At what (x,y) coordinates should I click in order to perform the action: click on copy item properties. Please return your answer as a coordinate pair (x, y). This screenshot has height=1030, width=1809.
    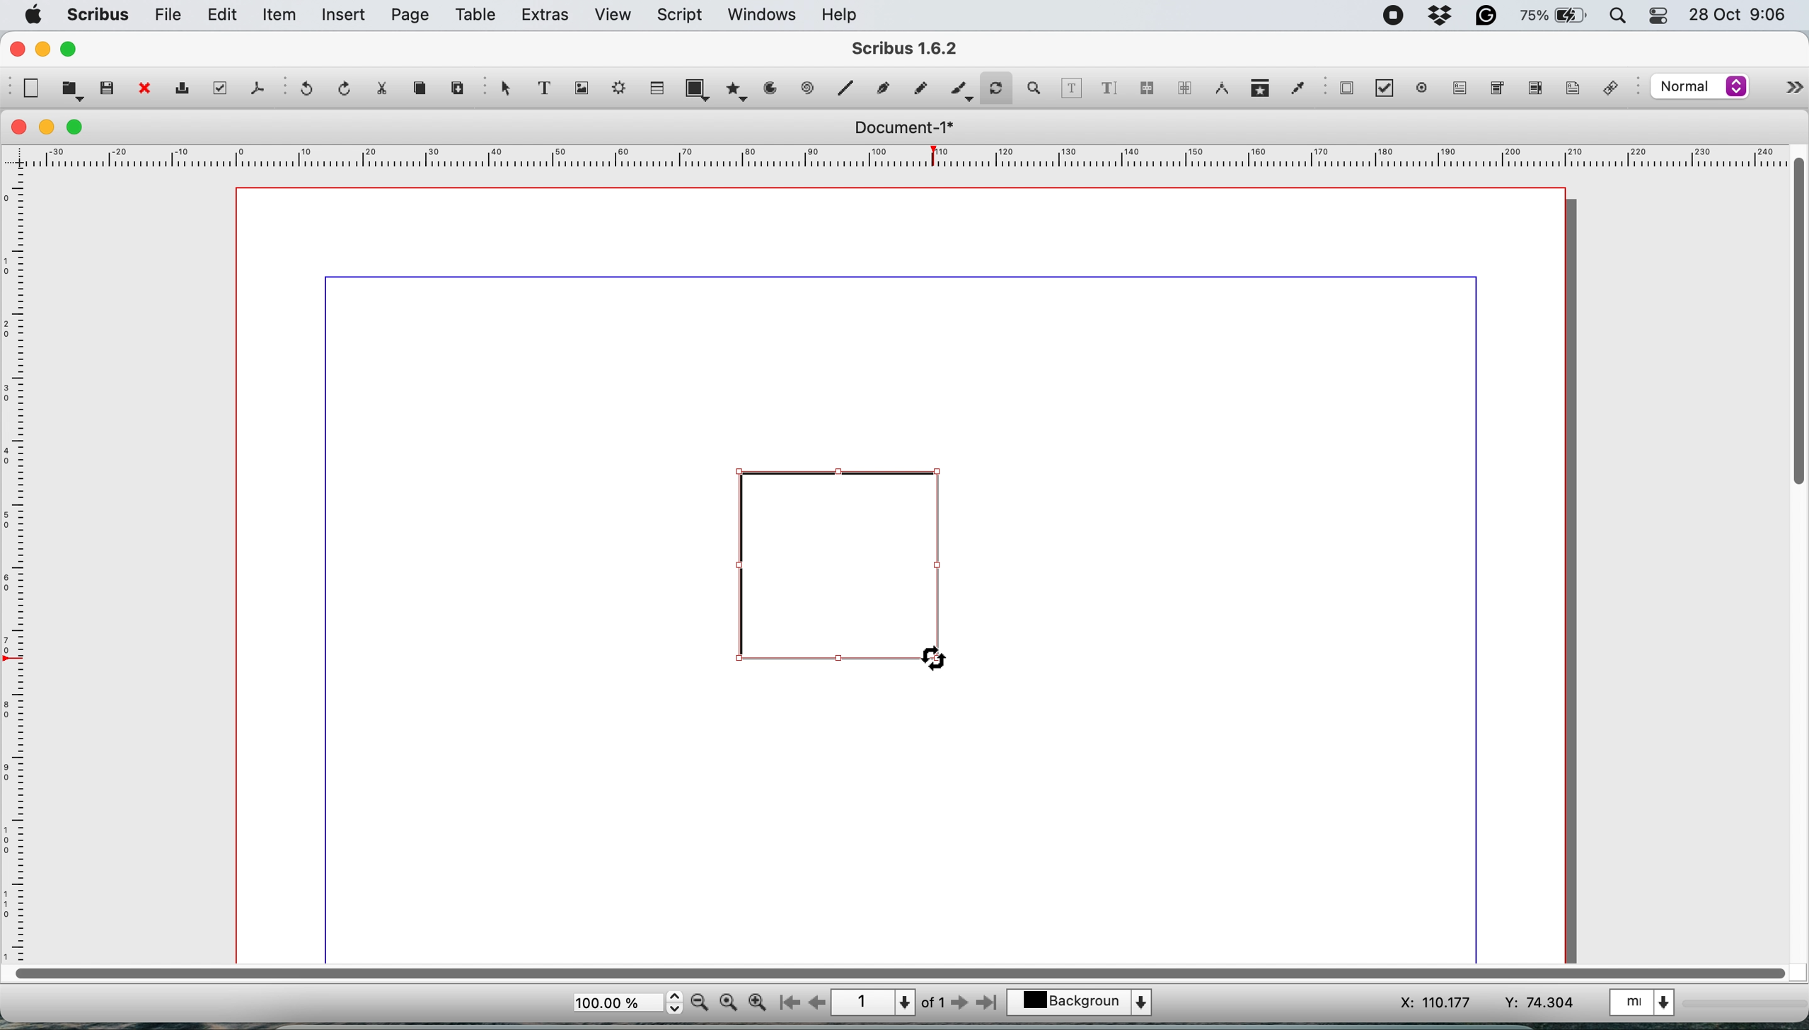
    Looking at the image, I should click on (1258, 89).